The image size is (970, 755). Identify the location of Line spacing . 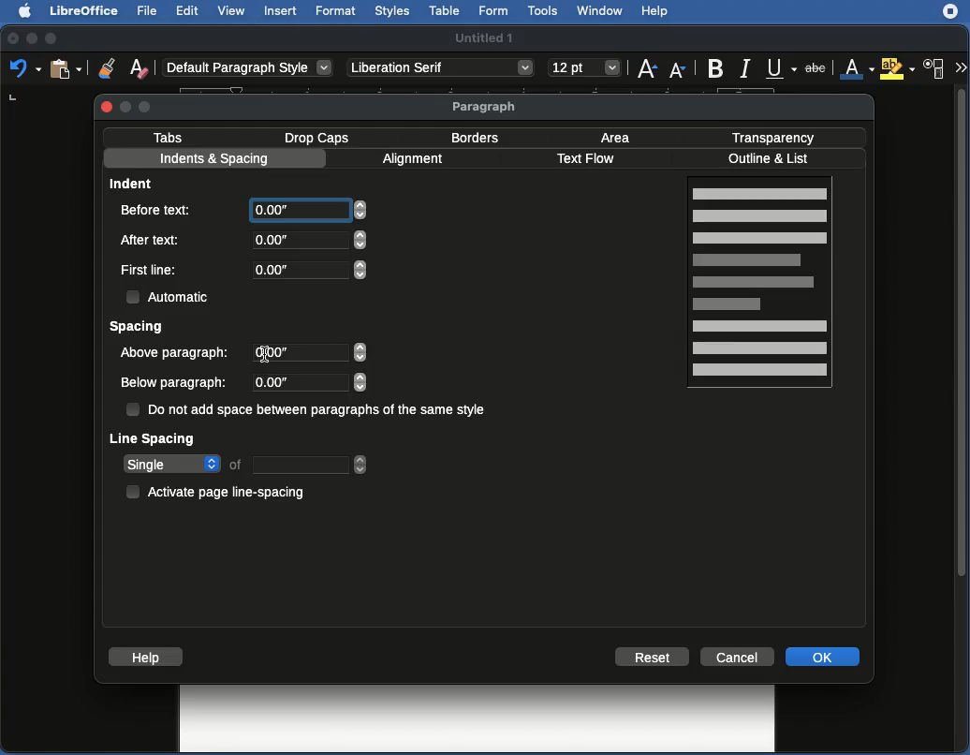
(154, 437).